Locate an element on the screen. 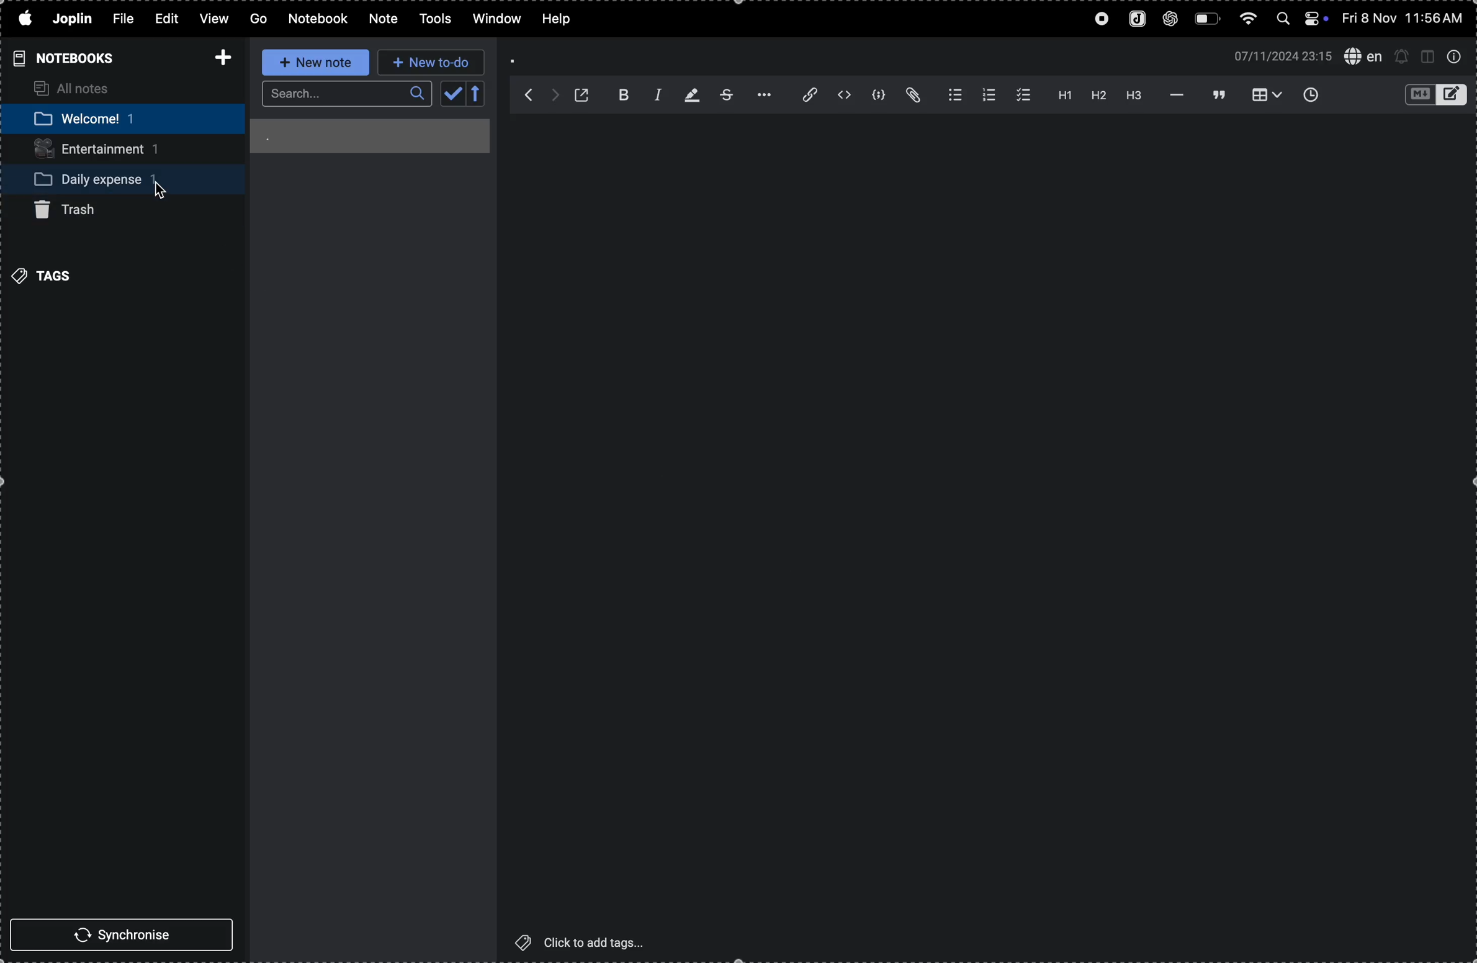 The height and width of the screenshot is (963, 1477). entertainment is located at coordinates (109, 150).